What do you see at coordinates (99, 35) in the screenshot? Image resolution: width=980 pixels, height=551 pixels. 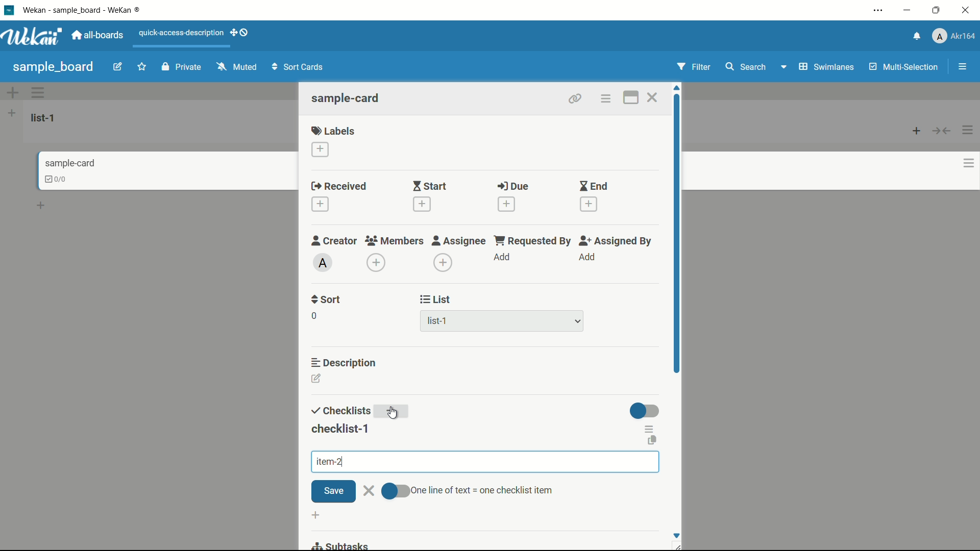 I see `all boards` at bounding box center [99, 35].